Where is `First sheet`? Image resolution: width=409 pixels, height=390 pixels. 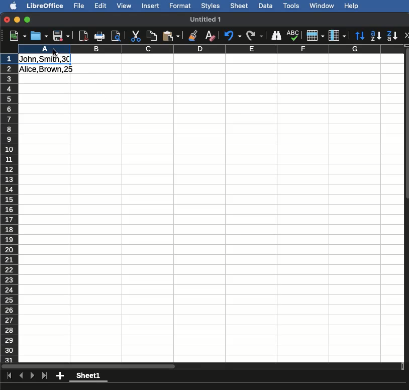
First sheet is located at coordinates (10, 375).